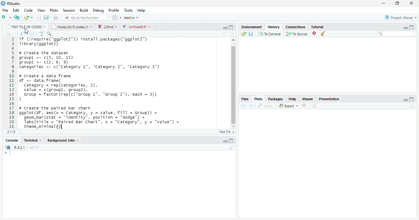 This screenshot has width=419, height=220. I want to click on new file, so click(6, 17).